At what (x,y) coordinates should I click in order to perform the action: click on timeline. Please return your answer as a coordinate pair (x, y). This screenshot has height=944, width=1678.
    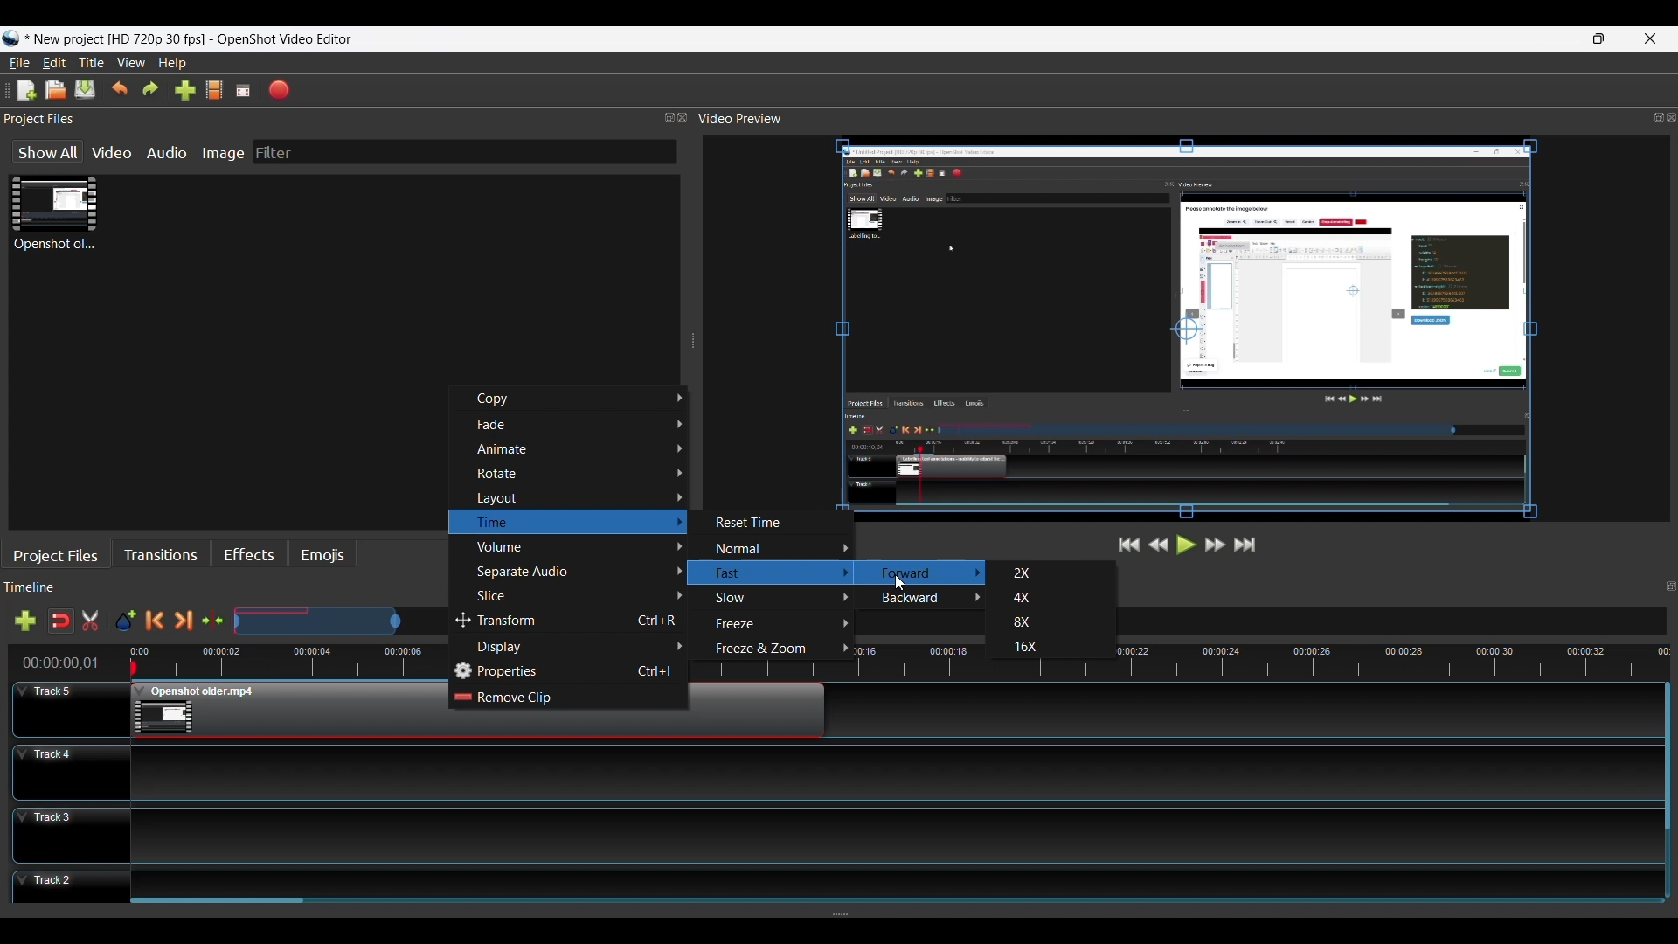
    Looking at the image, I should click on (1282, 659).